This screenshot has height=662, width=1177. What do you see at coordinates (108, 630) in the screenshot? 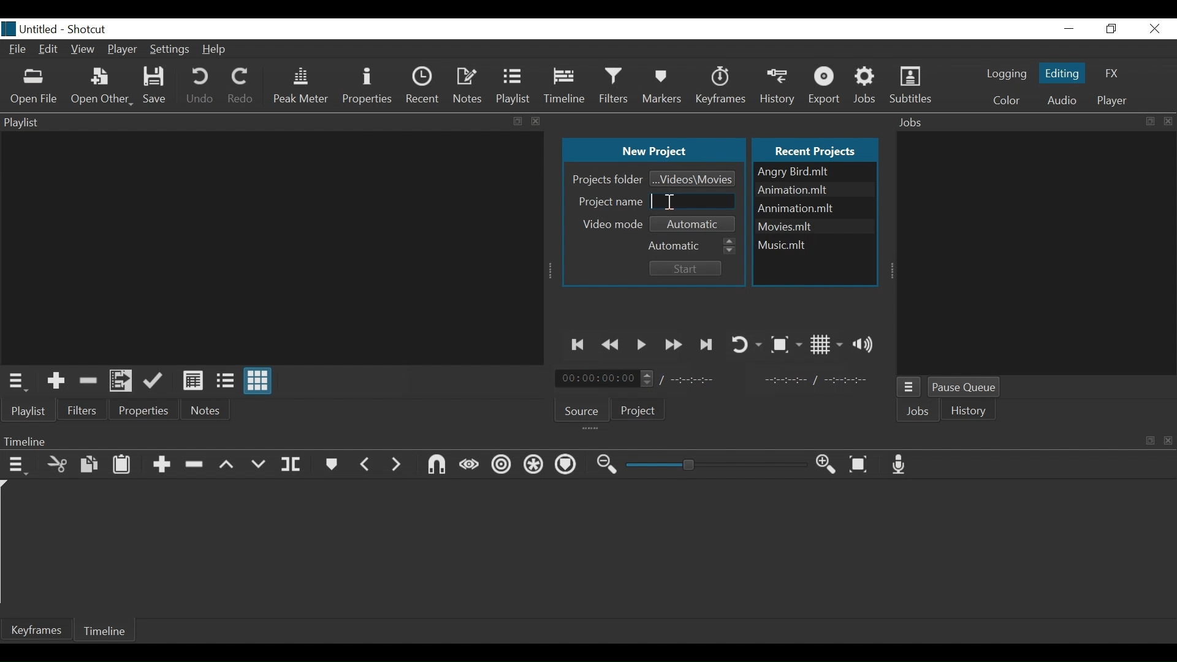
I see `Timeline` at bounding box center [108, 630].